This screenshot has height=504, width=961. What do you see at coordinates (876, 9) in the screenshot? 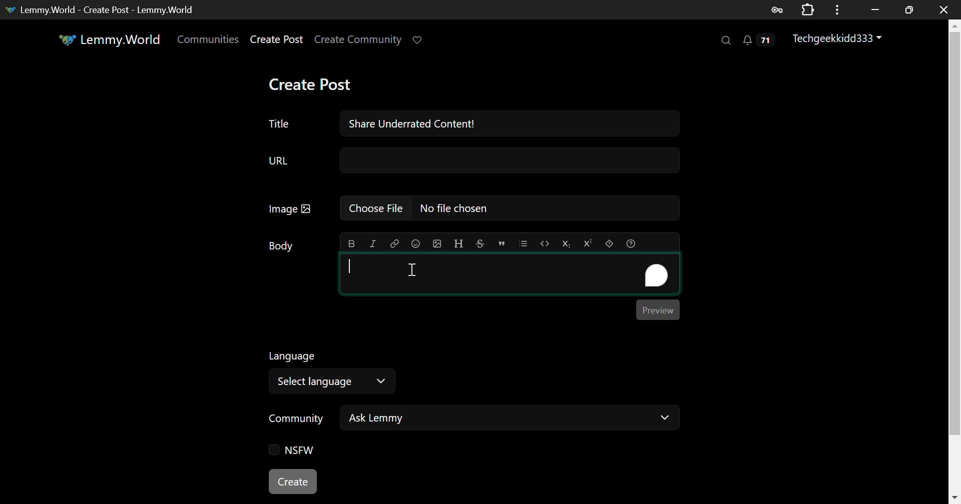
I see `Restore Down` at bounding box center [876, 9].